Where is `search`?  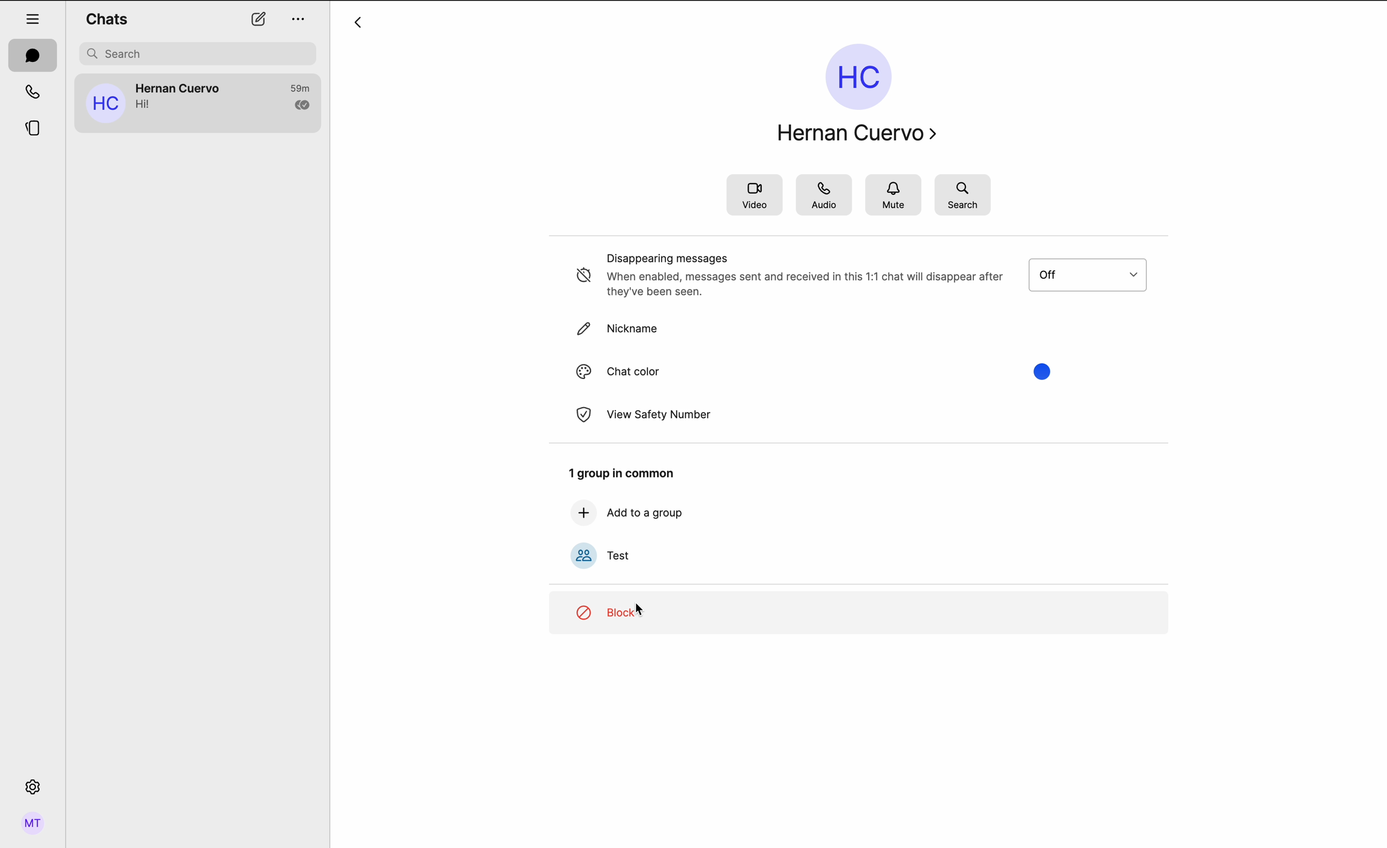
search is located at coordinates (963, 195).